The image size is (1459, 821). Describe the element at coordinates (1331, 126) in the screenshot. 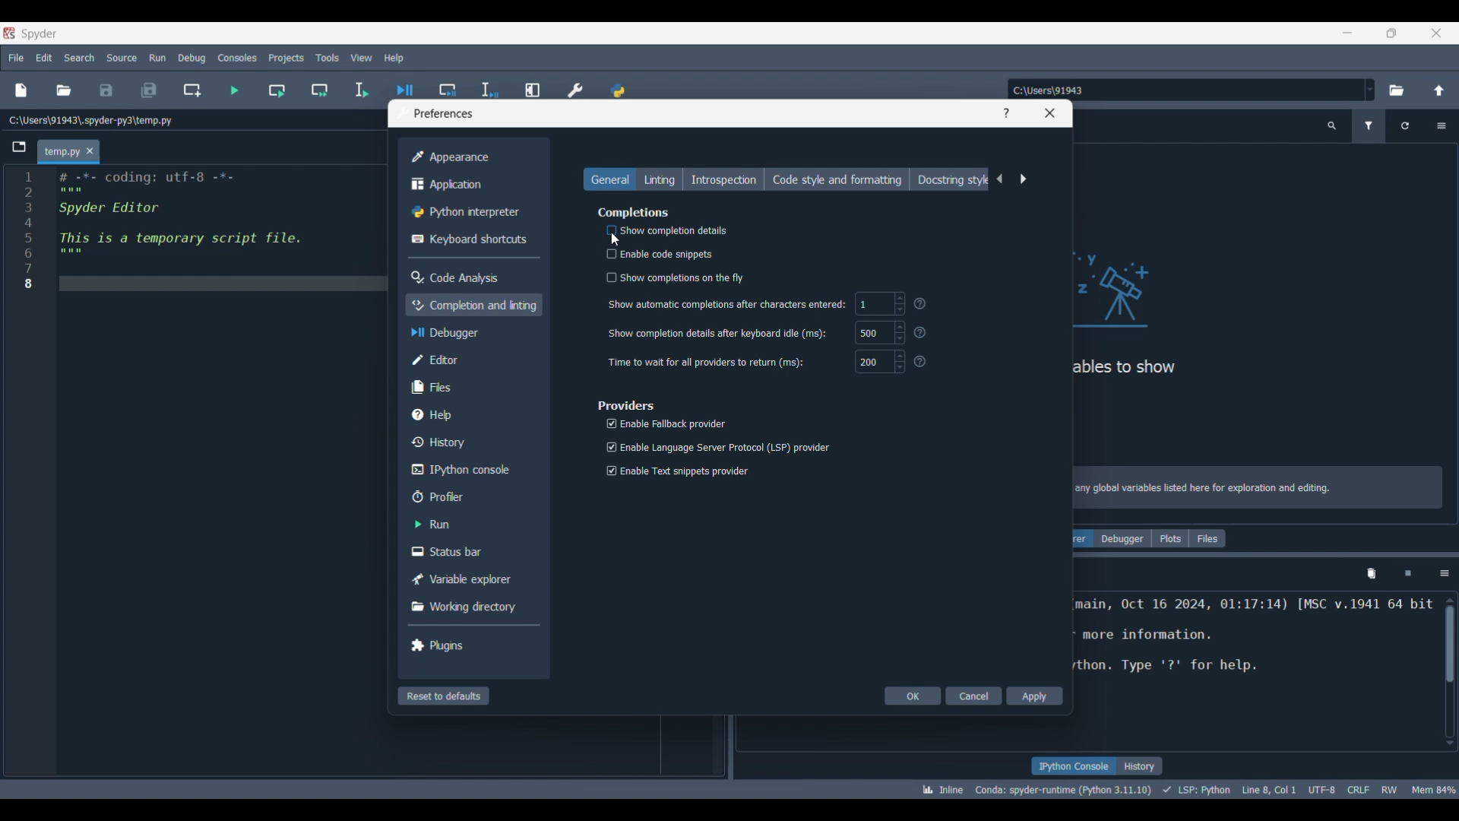

I see `Search variable names and types` at that location.